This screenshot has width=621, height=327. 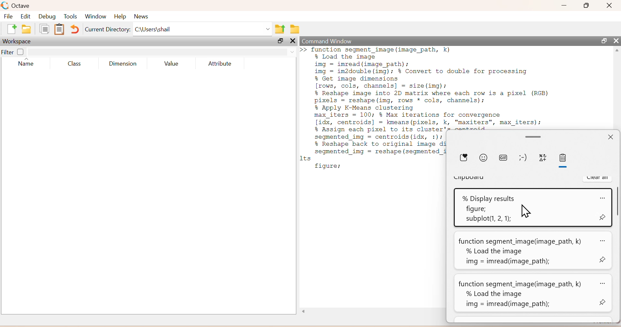 What do you see at coordinates (587, 5) in the screenshot?
I see `Maximize` at bounding box center [587, 5].